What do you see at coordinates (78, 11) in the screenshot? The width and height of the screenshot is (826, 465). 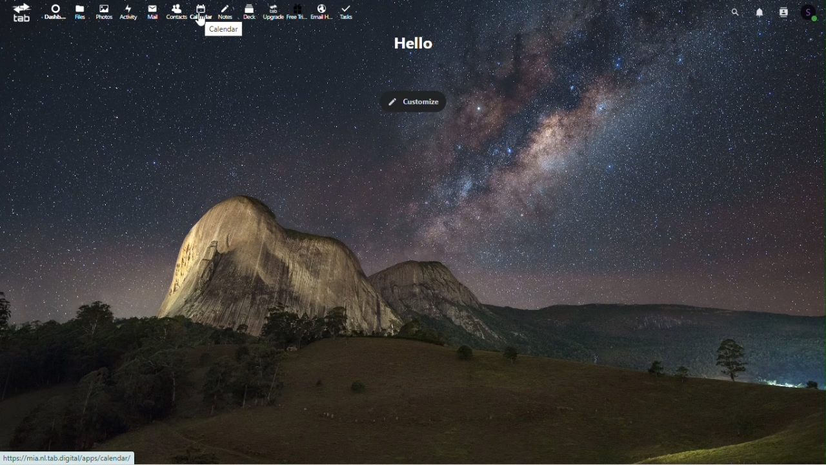 I see `files` at bounding box center [78, 11].